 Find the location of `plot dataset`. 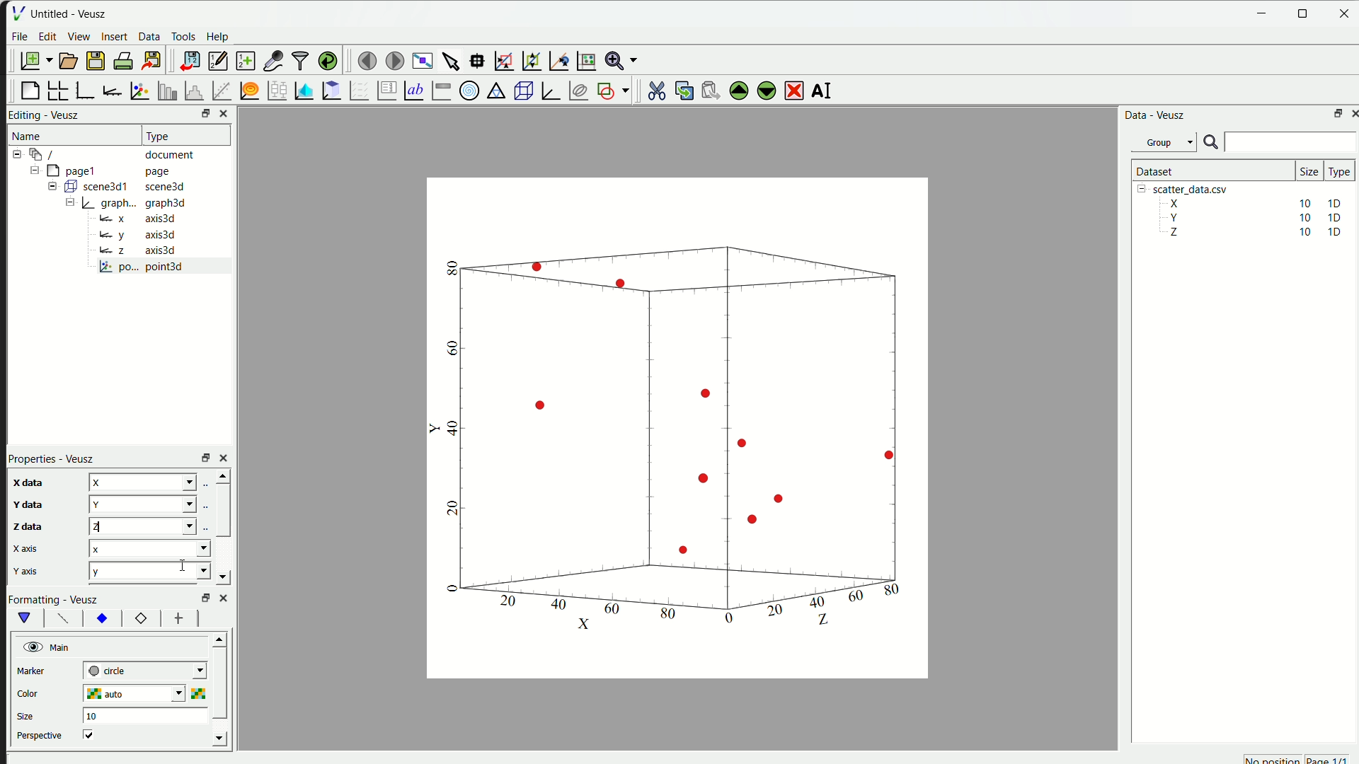

plot dataset is located at coordinates (302, 90).